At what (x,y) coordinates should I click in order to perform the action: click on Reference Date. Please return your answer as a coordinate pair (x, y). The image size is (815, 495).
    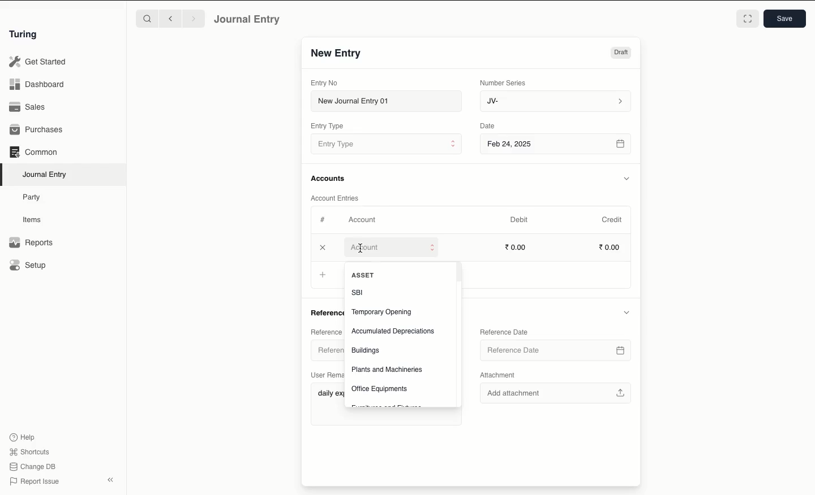
    Looking at the image, I should click on (503, 331).